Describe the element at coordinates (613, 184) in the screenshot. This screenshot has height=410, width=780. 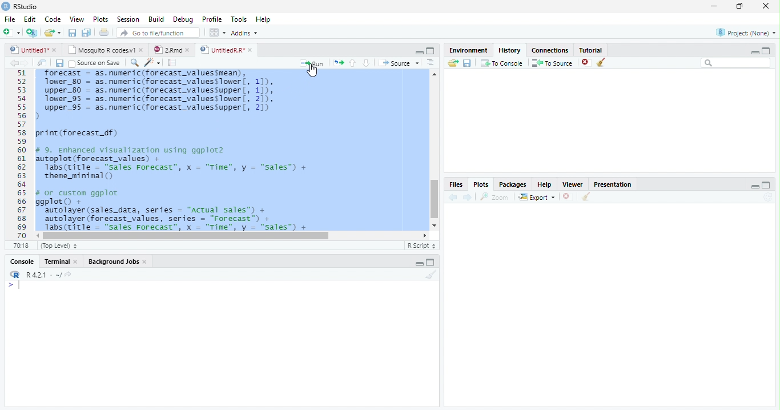
I see `Presentation` at that location.